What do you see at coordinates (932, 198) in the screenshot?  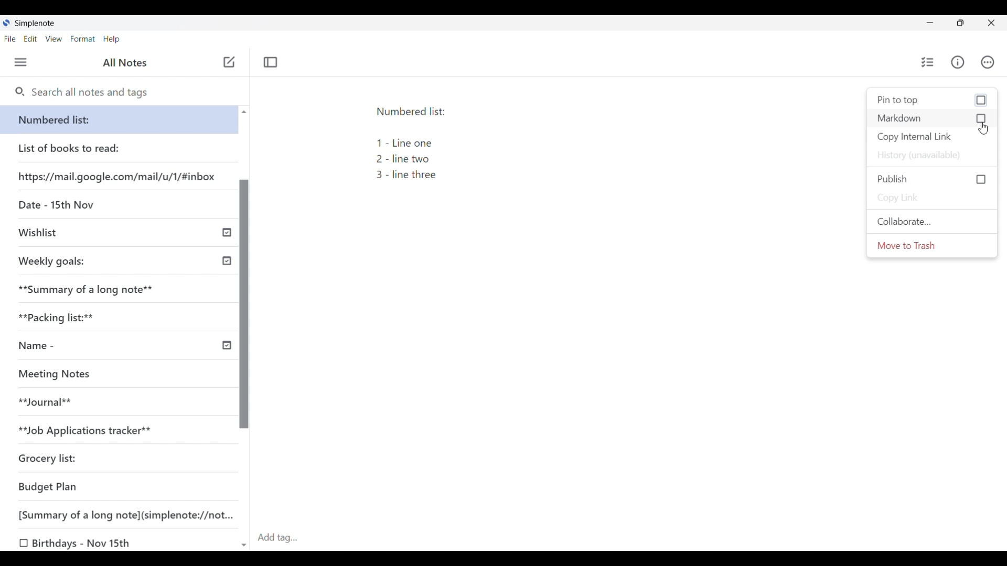 I see `Copy link` at bounding box center [932, 198].